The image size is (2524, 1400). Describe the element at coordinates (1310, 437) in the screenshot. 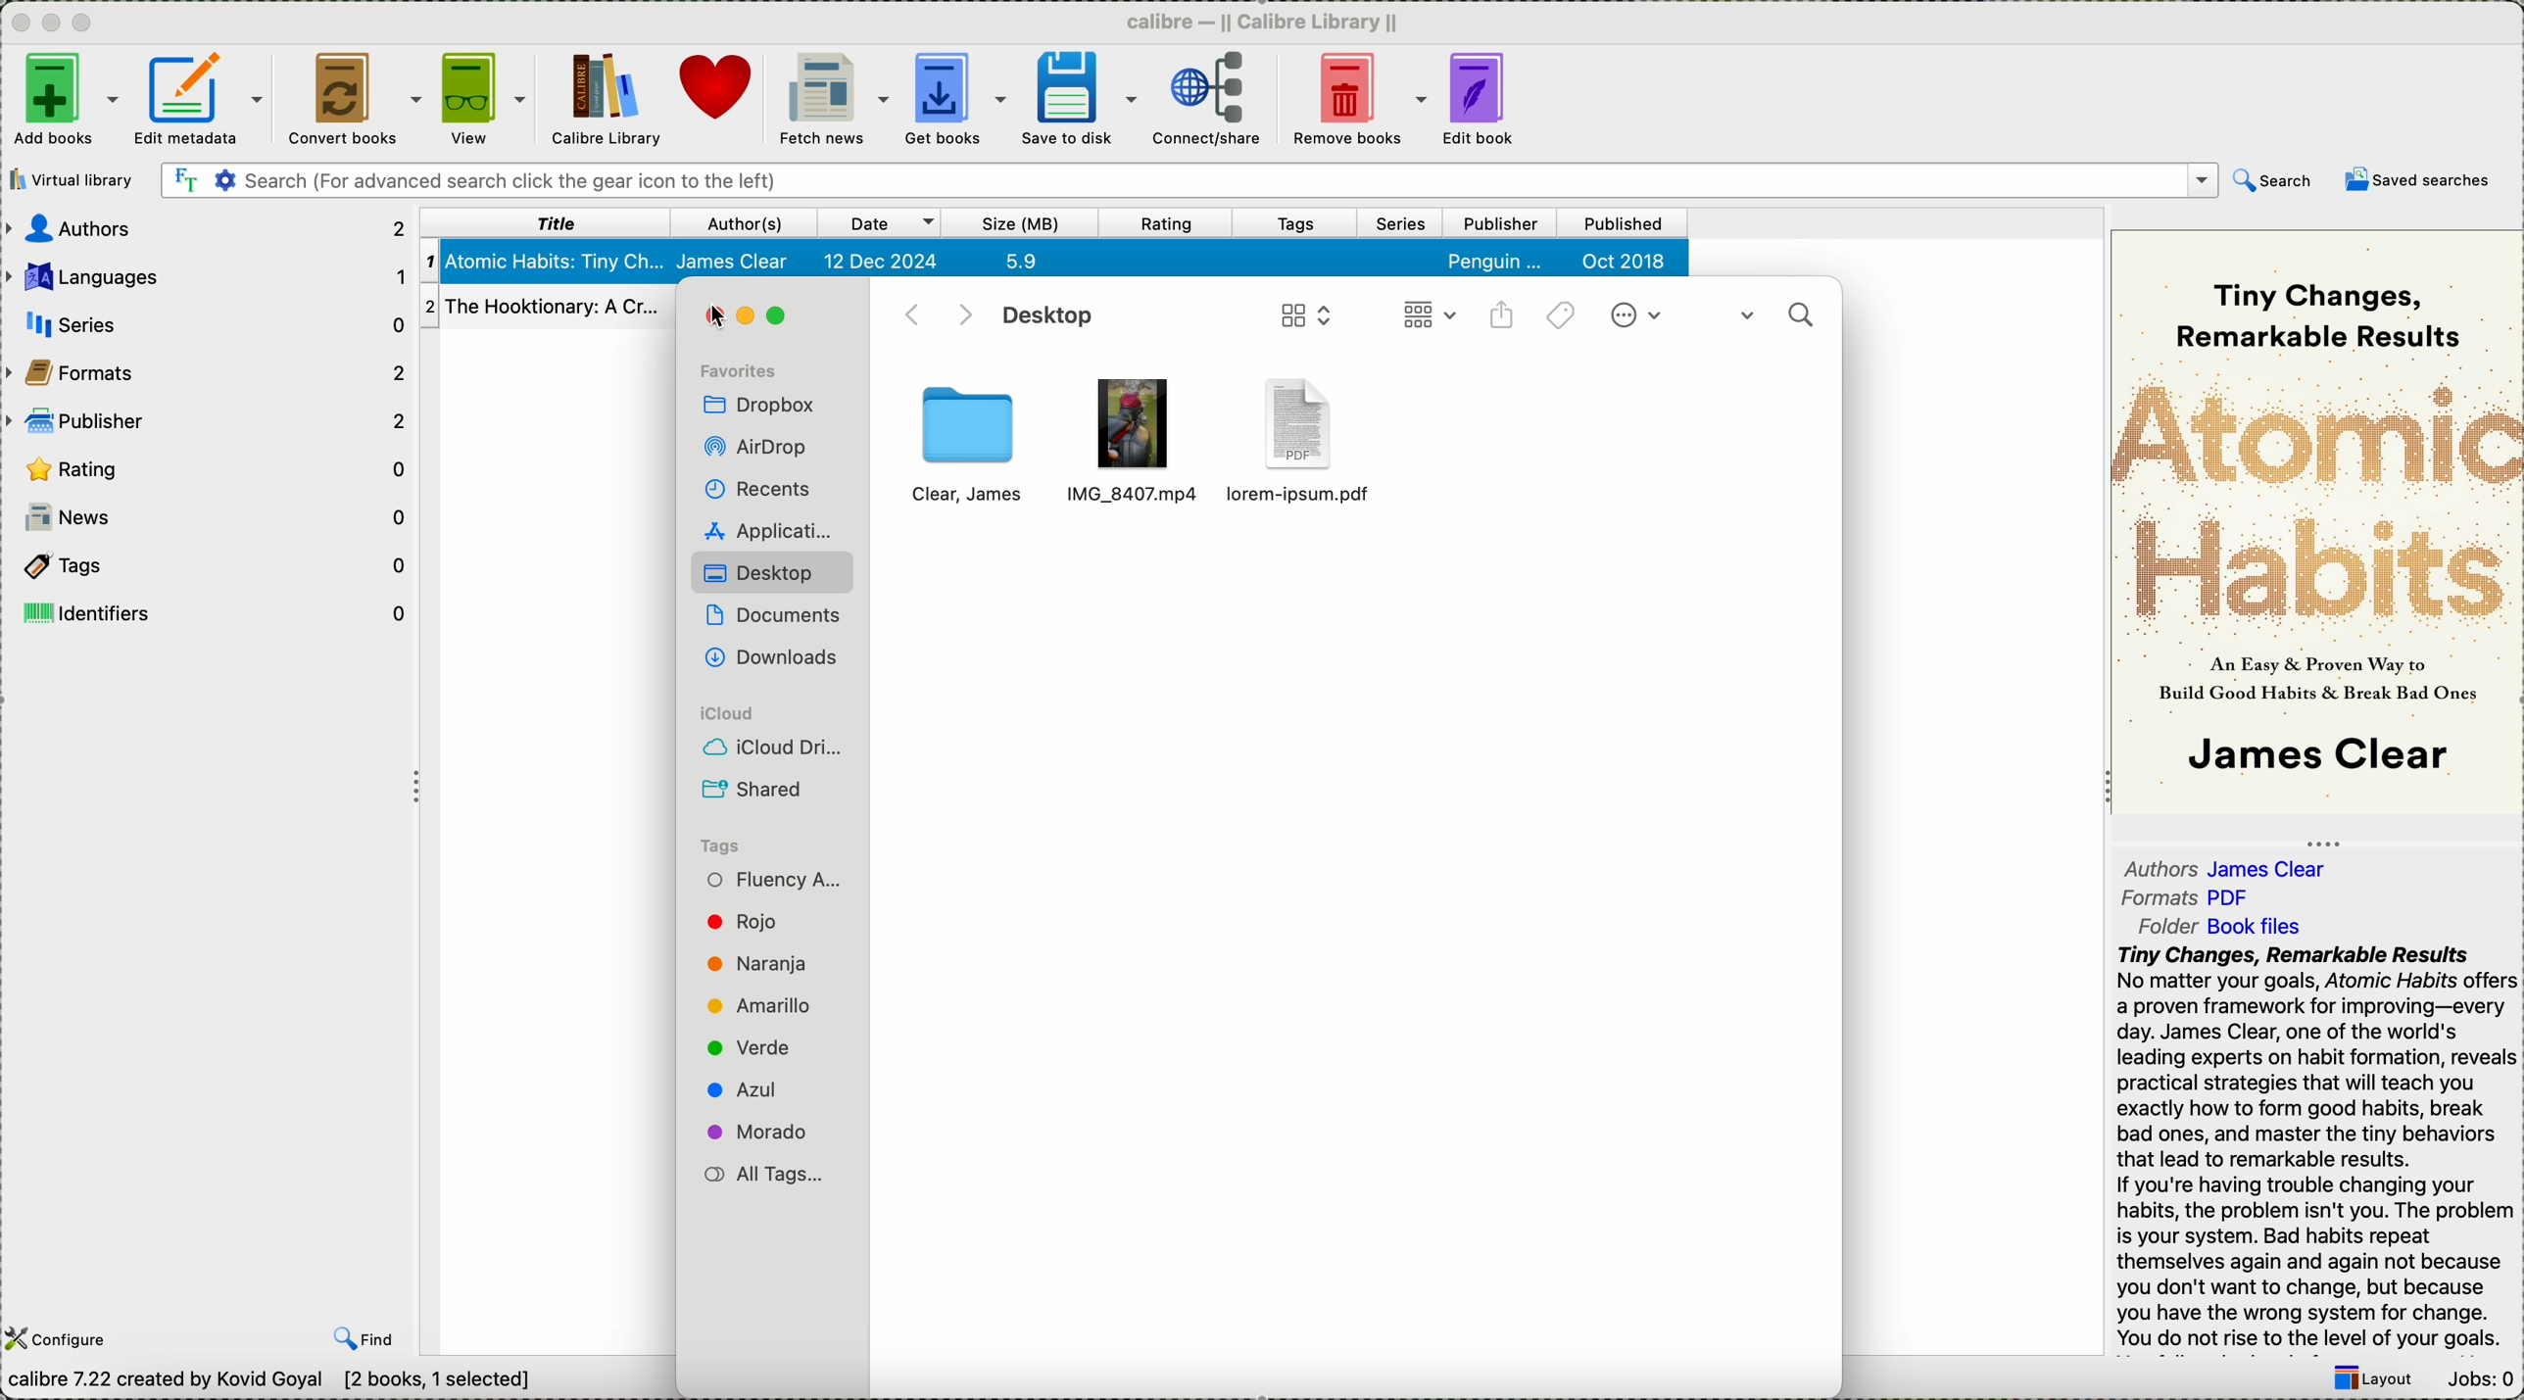

I see `folder` at that location.